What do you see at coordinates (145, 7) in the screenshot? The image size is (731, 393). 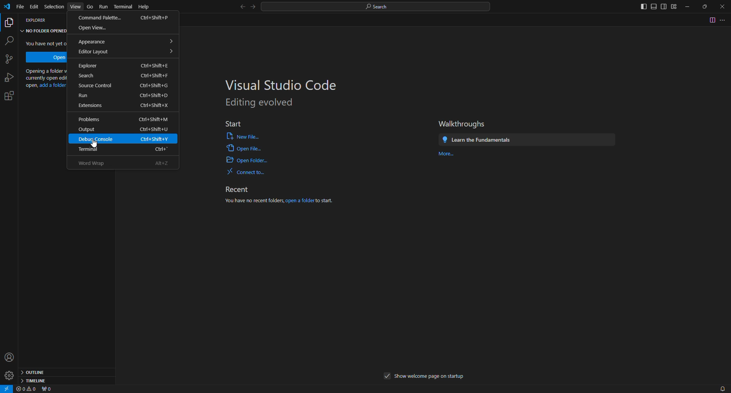 I see `Help` at bounding box center [145, 7].